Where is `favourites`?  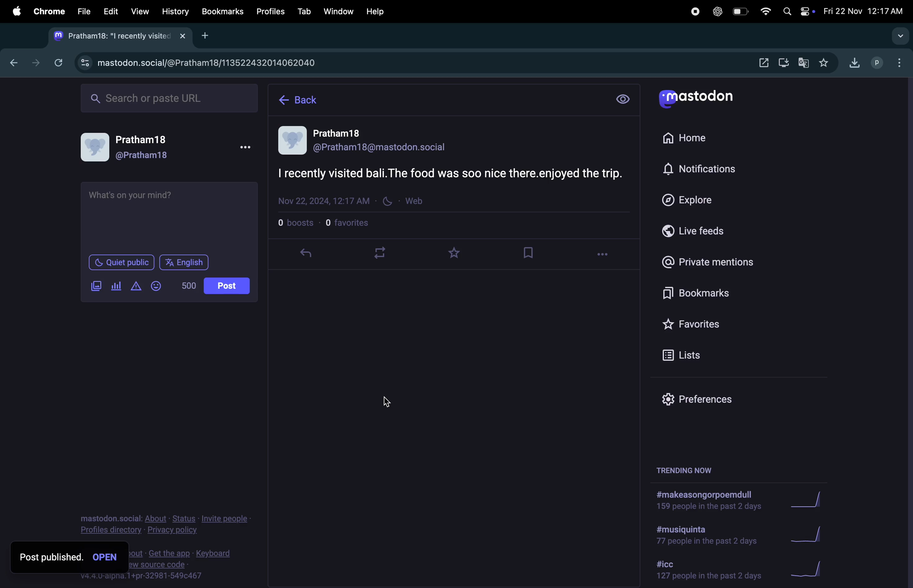 favourites is located at coordinates (826, 63).